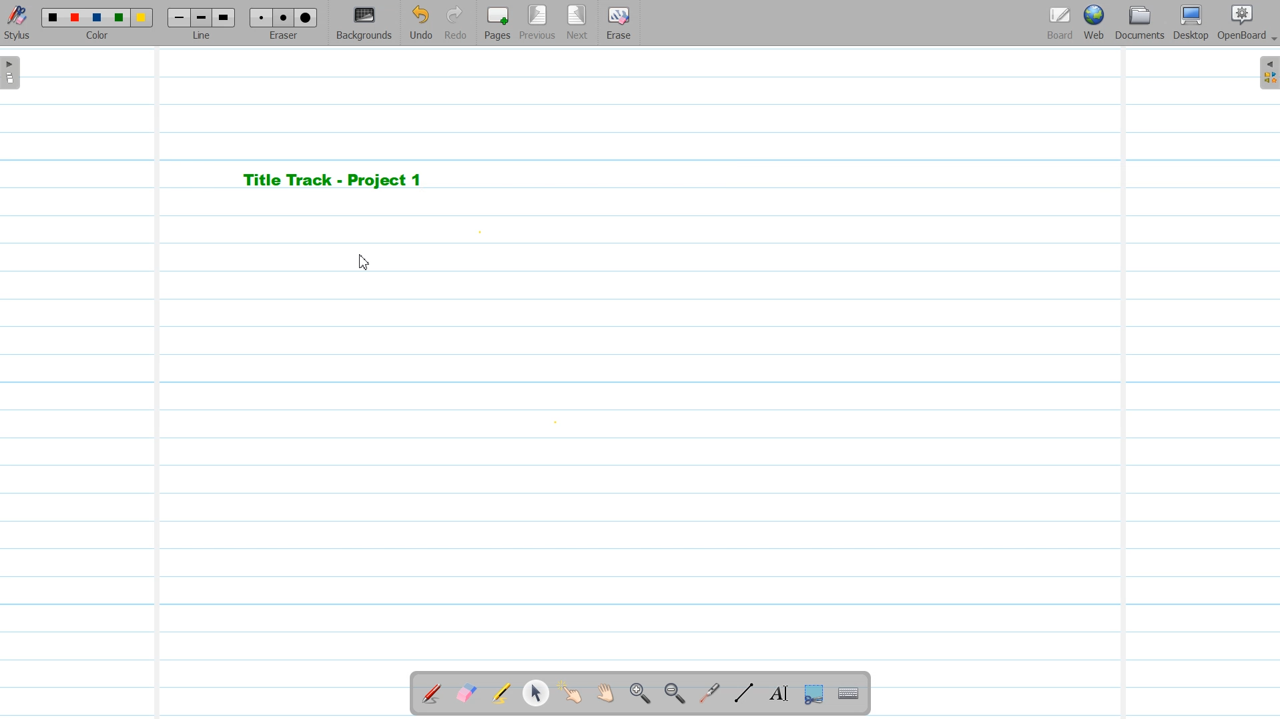 Image resolution: width=1280 pixels, height=719 pixels. Describe the element at coordinates (420, 23) in the screenshot. I see `Undo` at that location.